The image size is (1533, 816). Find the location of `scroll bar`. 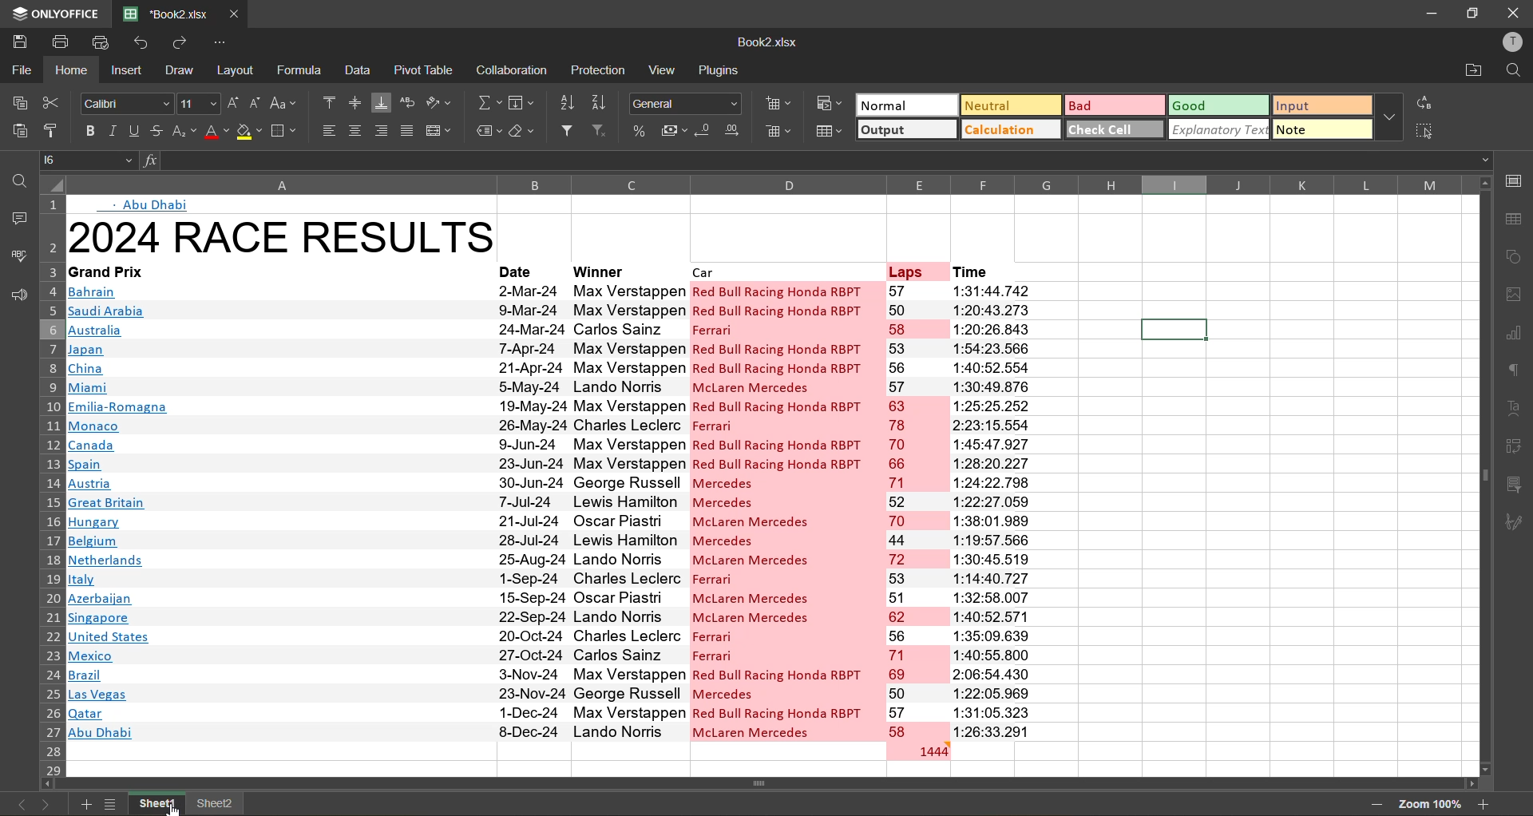

scroll bar is located at coordinates (1480, 418).